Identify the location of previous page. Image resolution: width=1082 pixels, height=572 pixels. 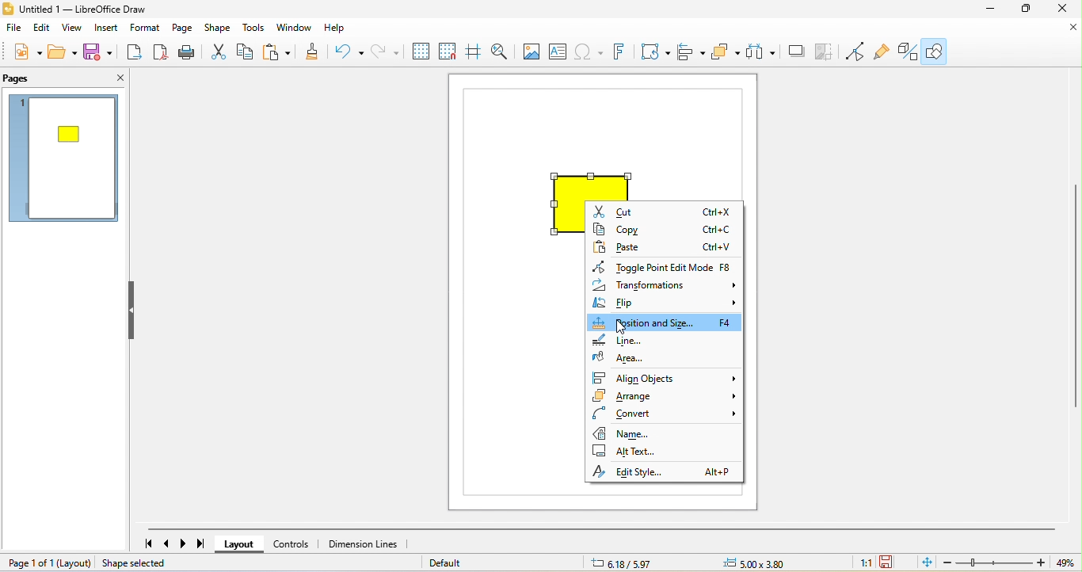
(167, 544).